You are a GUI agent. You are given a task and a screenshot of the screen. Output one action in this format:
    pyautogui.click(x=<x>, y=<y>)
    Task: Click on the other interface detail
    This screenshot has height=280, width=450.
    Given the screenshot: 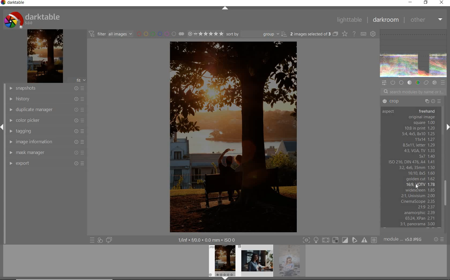 What is the action you would take?
    pyautogui.click(x=208, y=239)
    